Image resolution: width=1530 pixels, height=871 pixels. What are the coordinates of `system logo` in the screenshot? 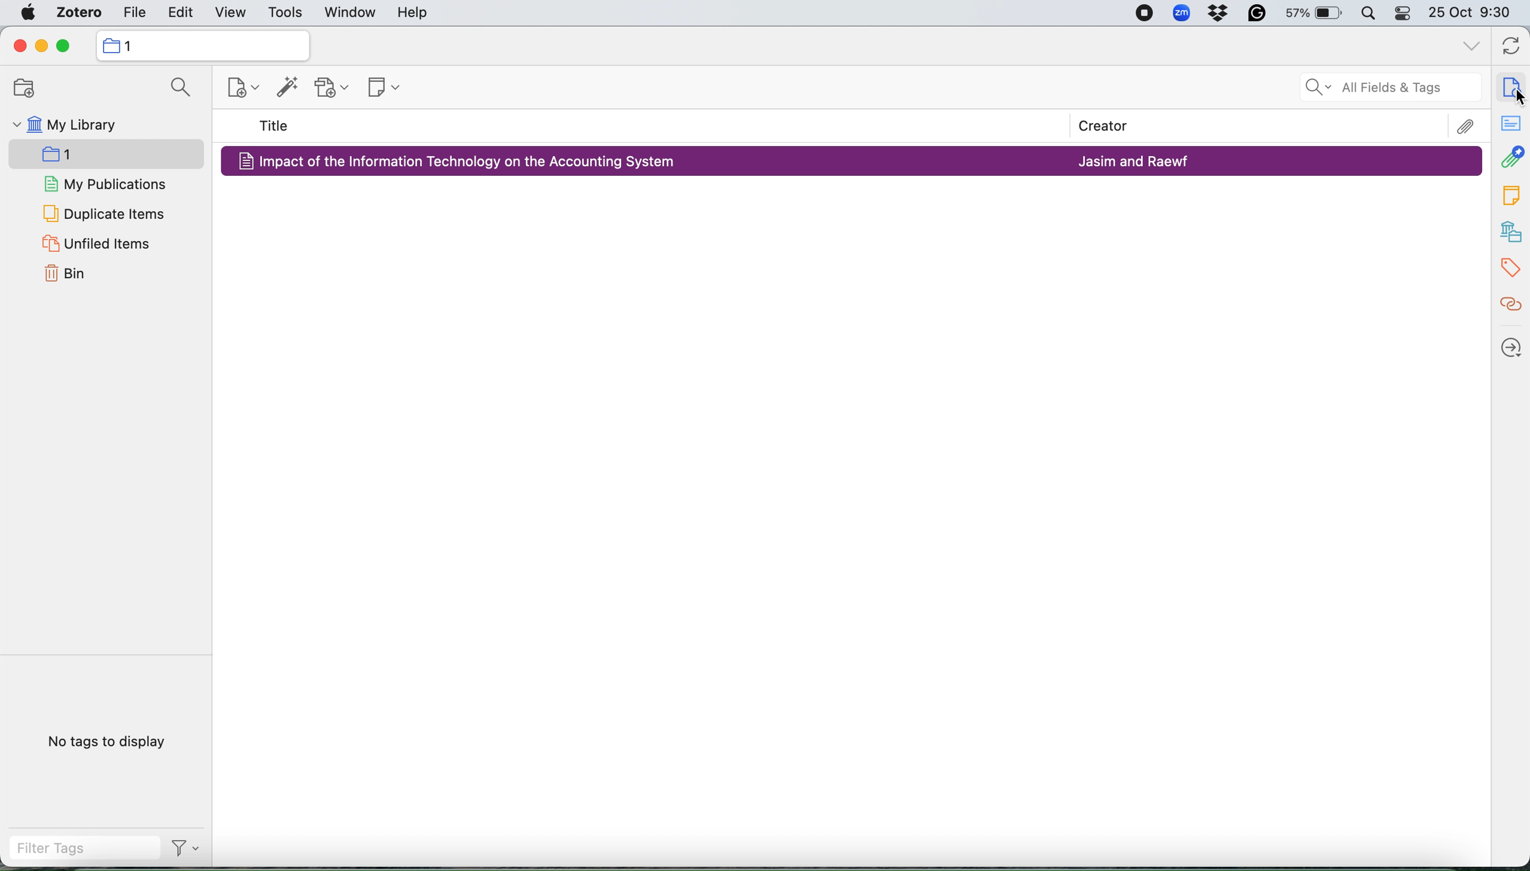 It's located at (25, 13).